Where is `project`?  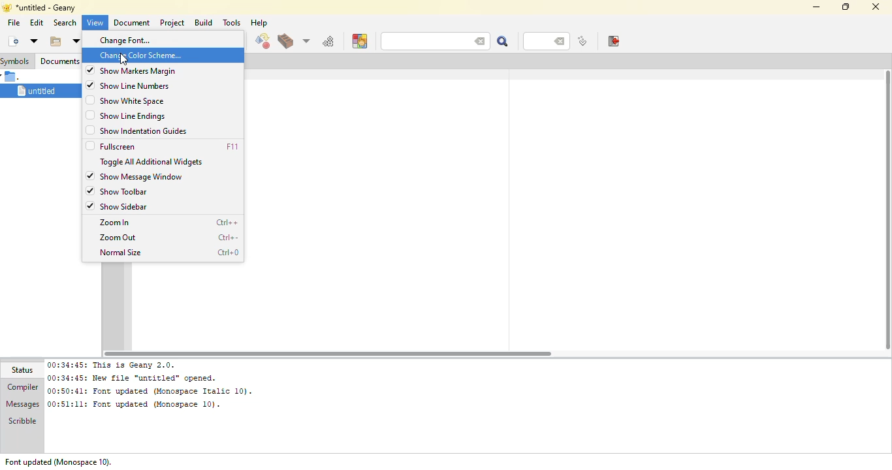
project is located at coordinates (172, 22).